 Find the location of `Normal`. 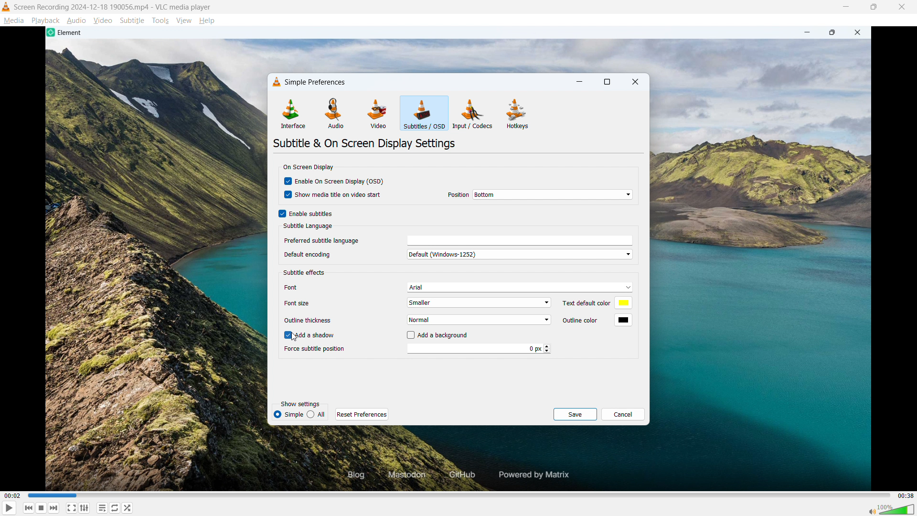

Normal is located at coordinates (480, 320).